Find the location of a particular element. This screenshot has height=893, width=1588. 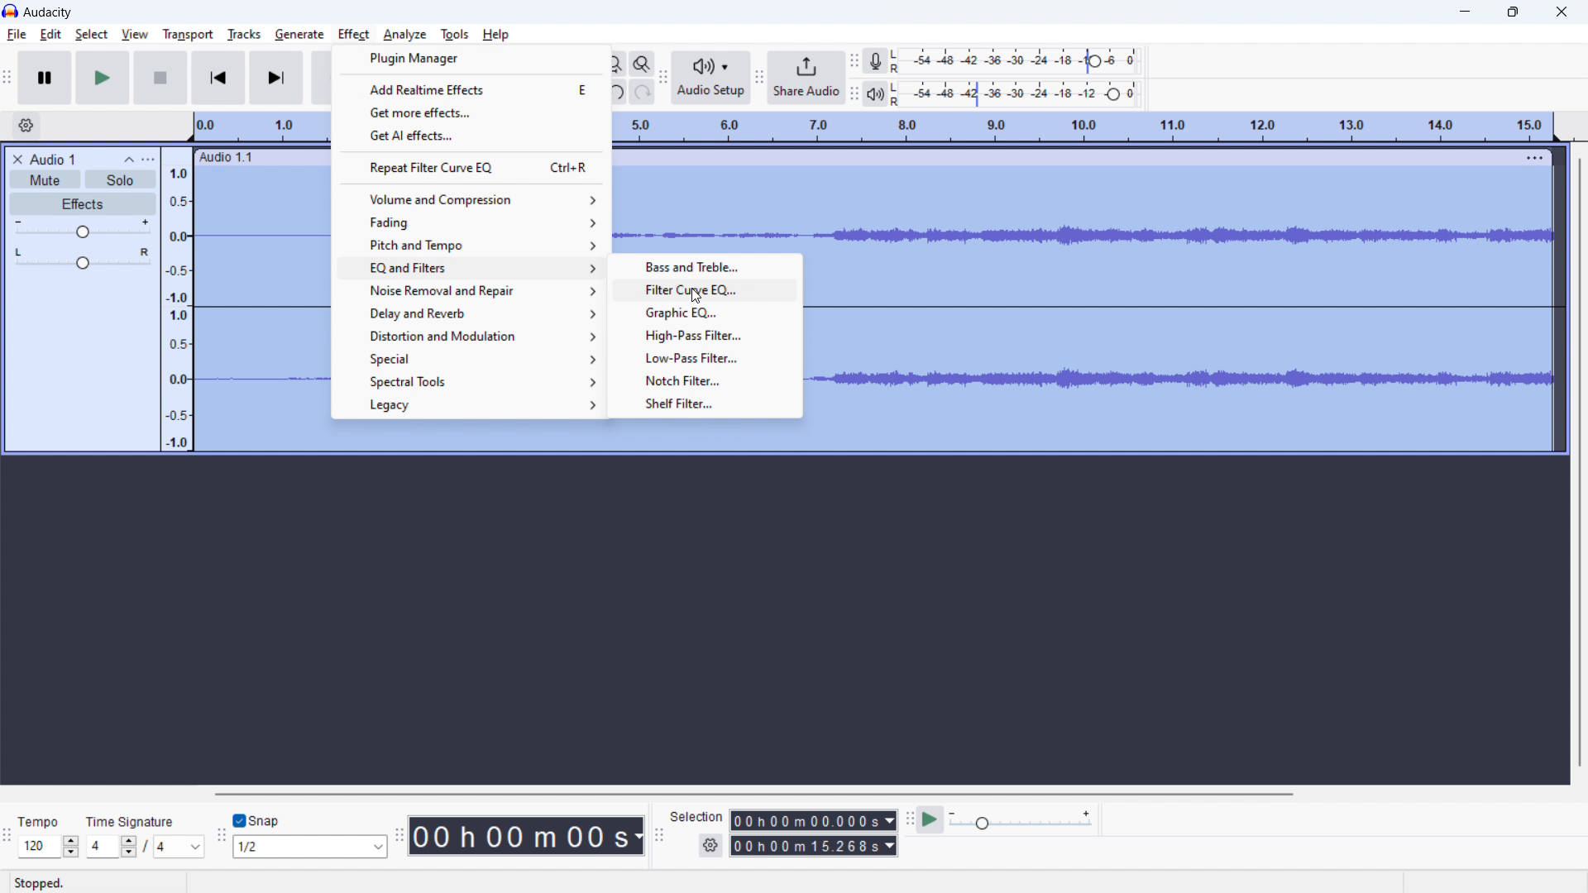

graphic EQ is located at coordinates (705, 312).